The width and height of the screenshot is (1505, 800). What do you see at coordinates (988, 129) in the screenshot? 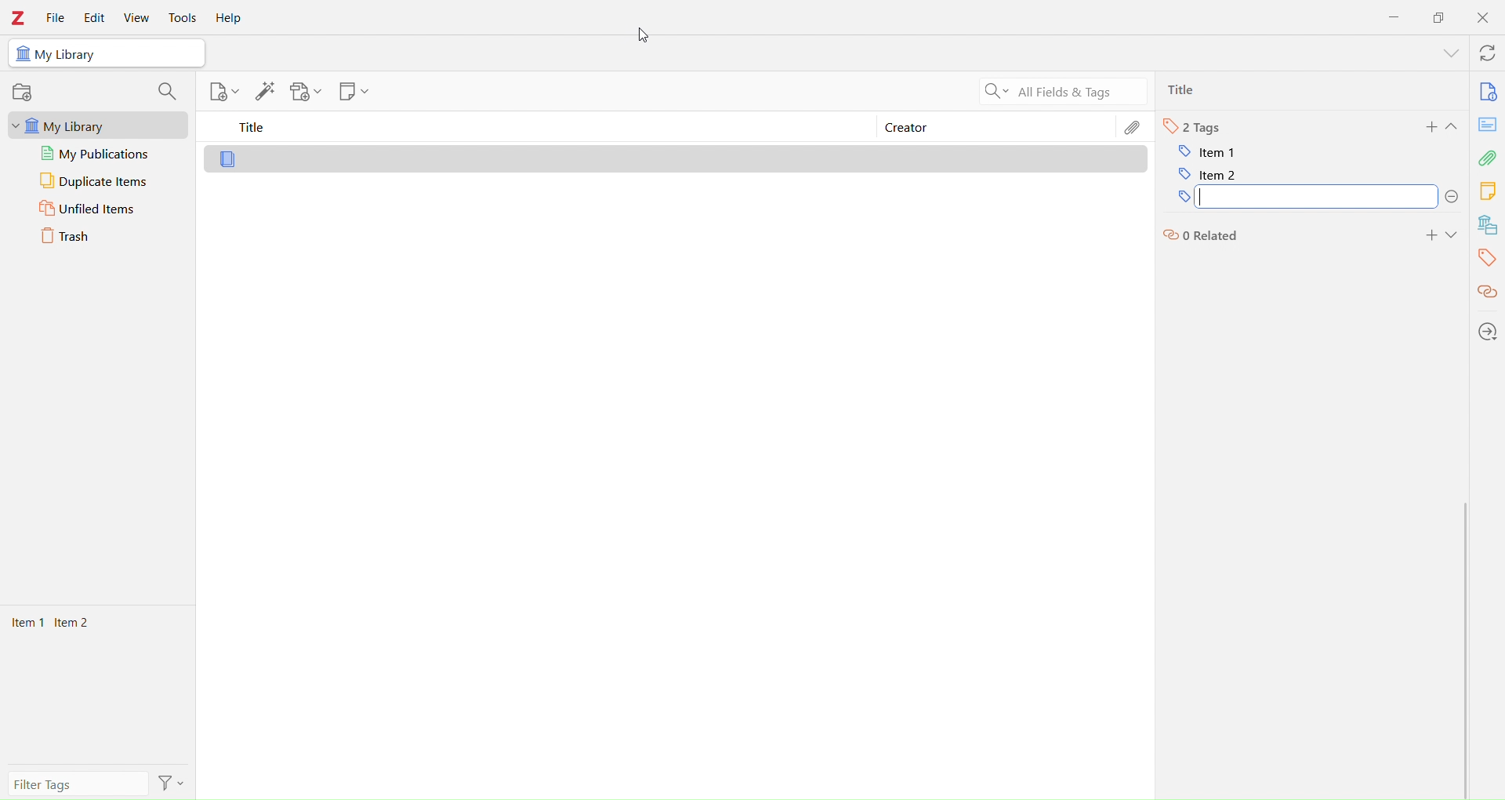
I see `Creator` at bounding box center [988, 129].